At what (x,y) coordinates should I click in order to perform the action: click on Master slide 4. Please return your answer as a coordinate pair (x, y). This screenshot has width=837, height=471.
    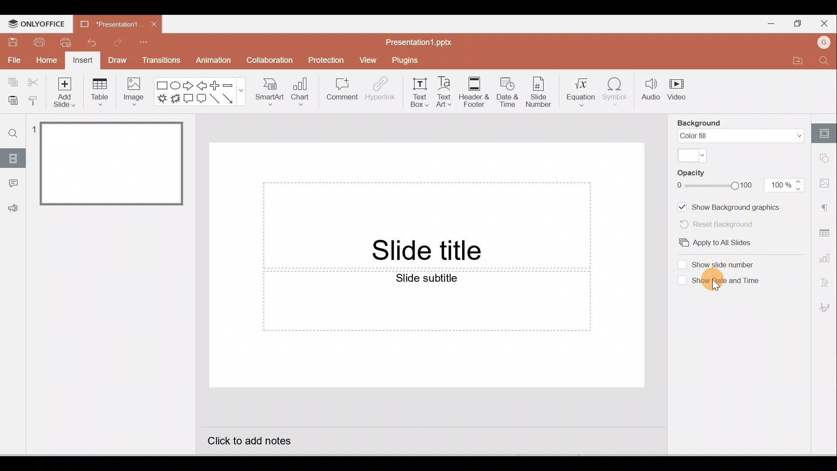
    Looking at the image, I should click on (122, 407).